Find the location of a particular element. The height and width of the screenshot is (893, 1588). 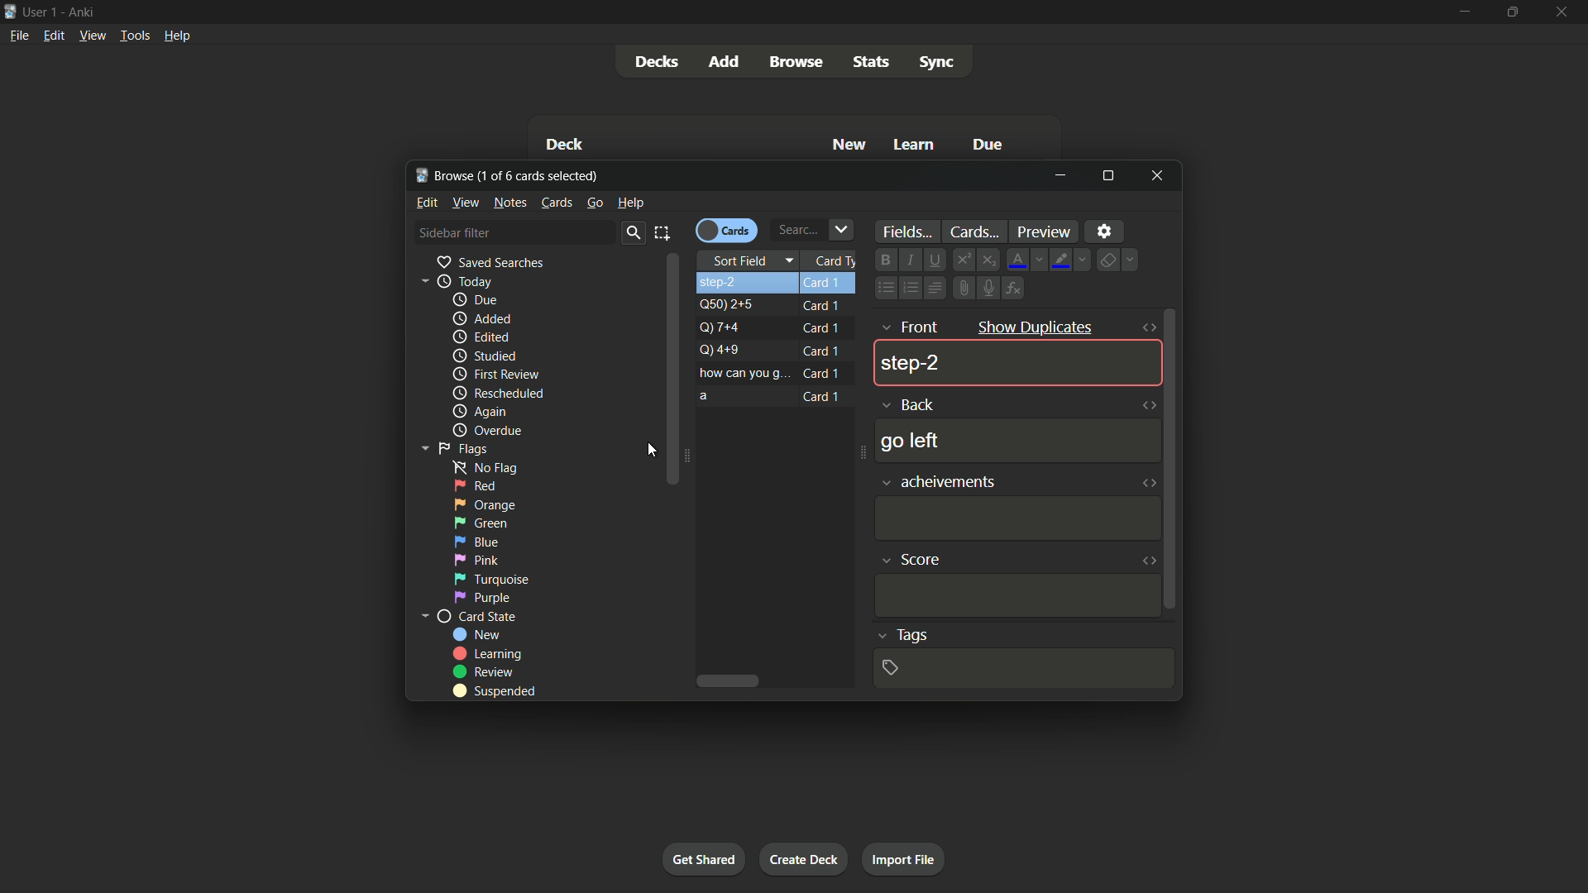

Achievements is located at coordinates (940, 481).